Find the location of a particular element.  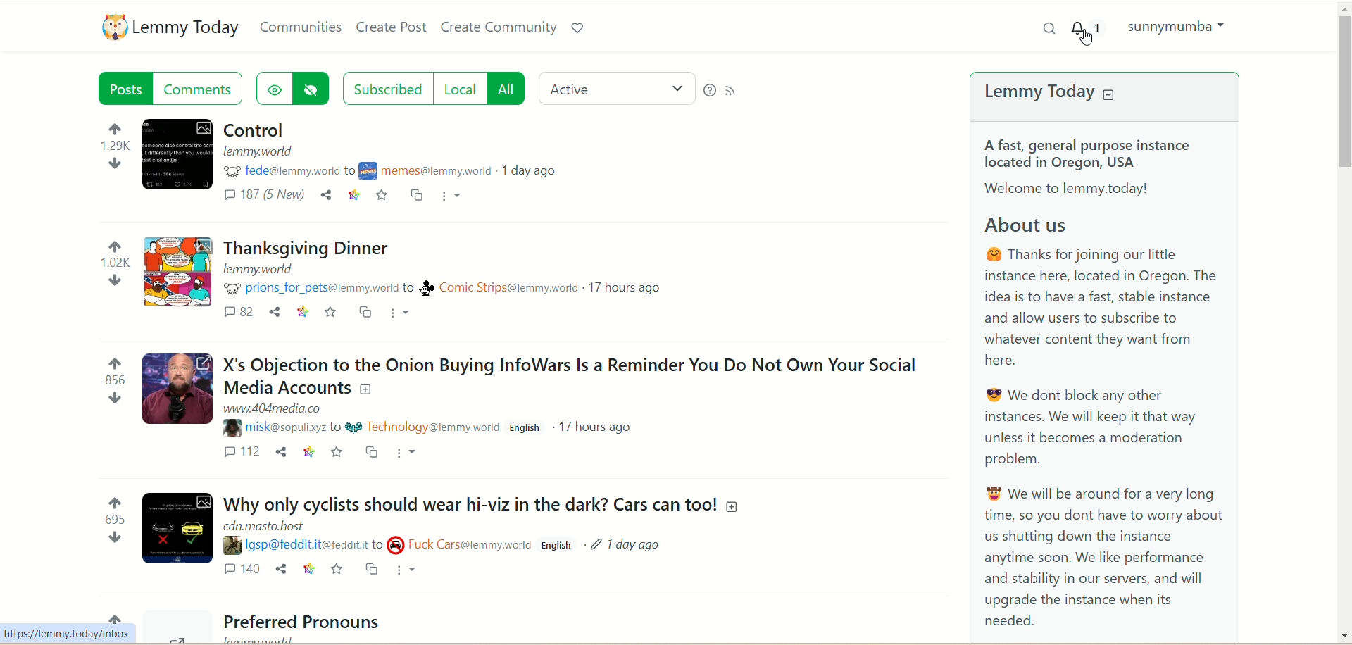

all is located at coordinates (508, 90).